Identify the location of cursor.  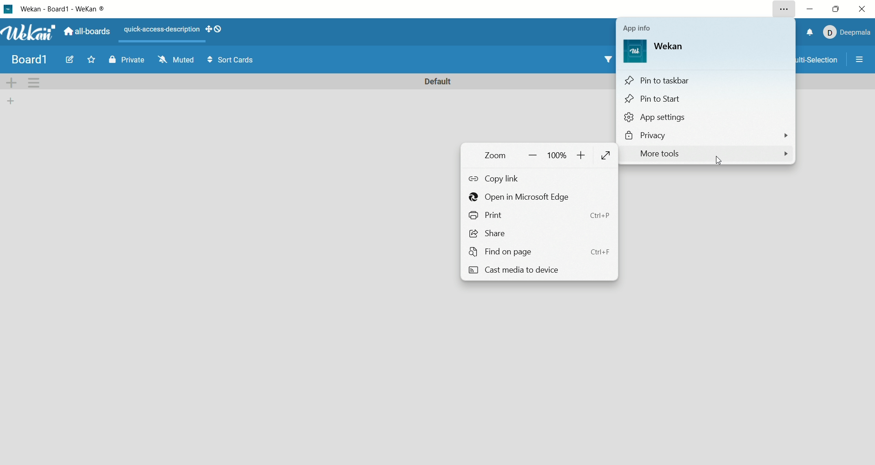
(721, 160).